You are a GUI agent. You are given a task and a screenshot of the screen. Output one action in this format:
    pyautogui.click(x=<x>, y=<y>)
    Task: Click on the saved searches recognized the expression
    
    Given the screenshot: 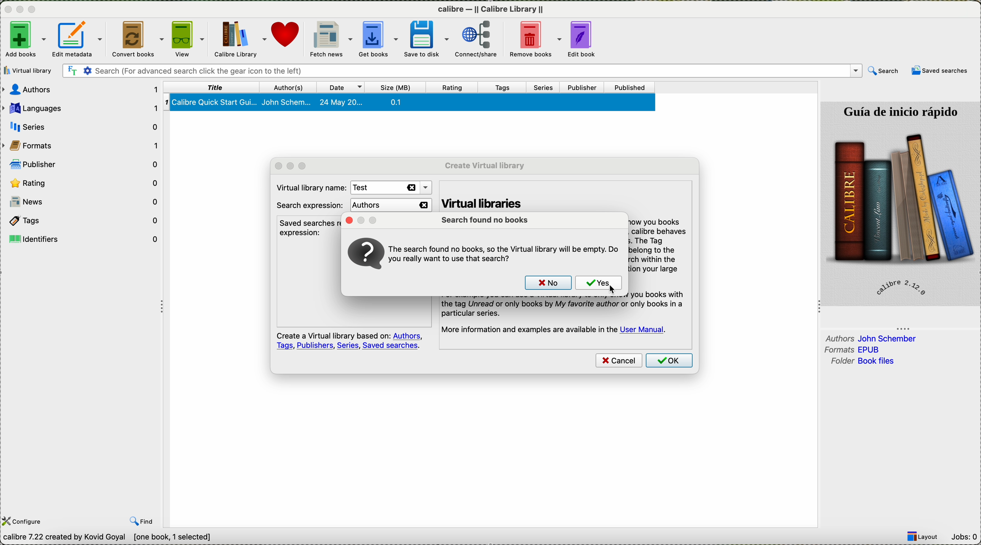 What is the action you would take?
    pyautogui.click(x=307, y=228)
    